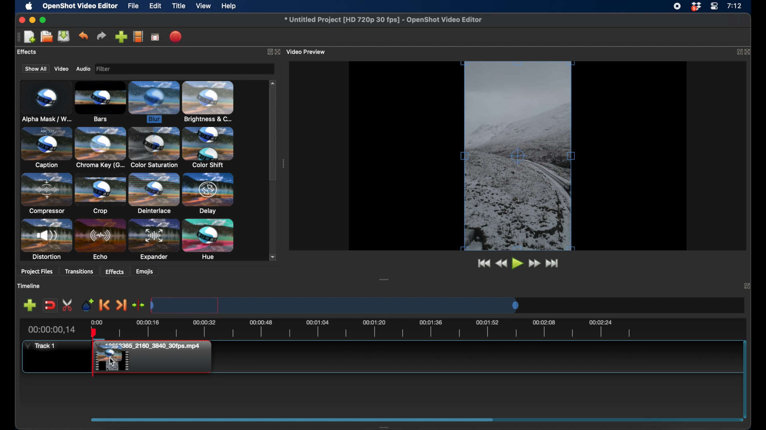 Image resolution: width=766 pixels, height=430 pixels. I want to click on open project, so click(45, 37).